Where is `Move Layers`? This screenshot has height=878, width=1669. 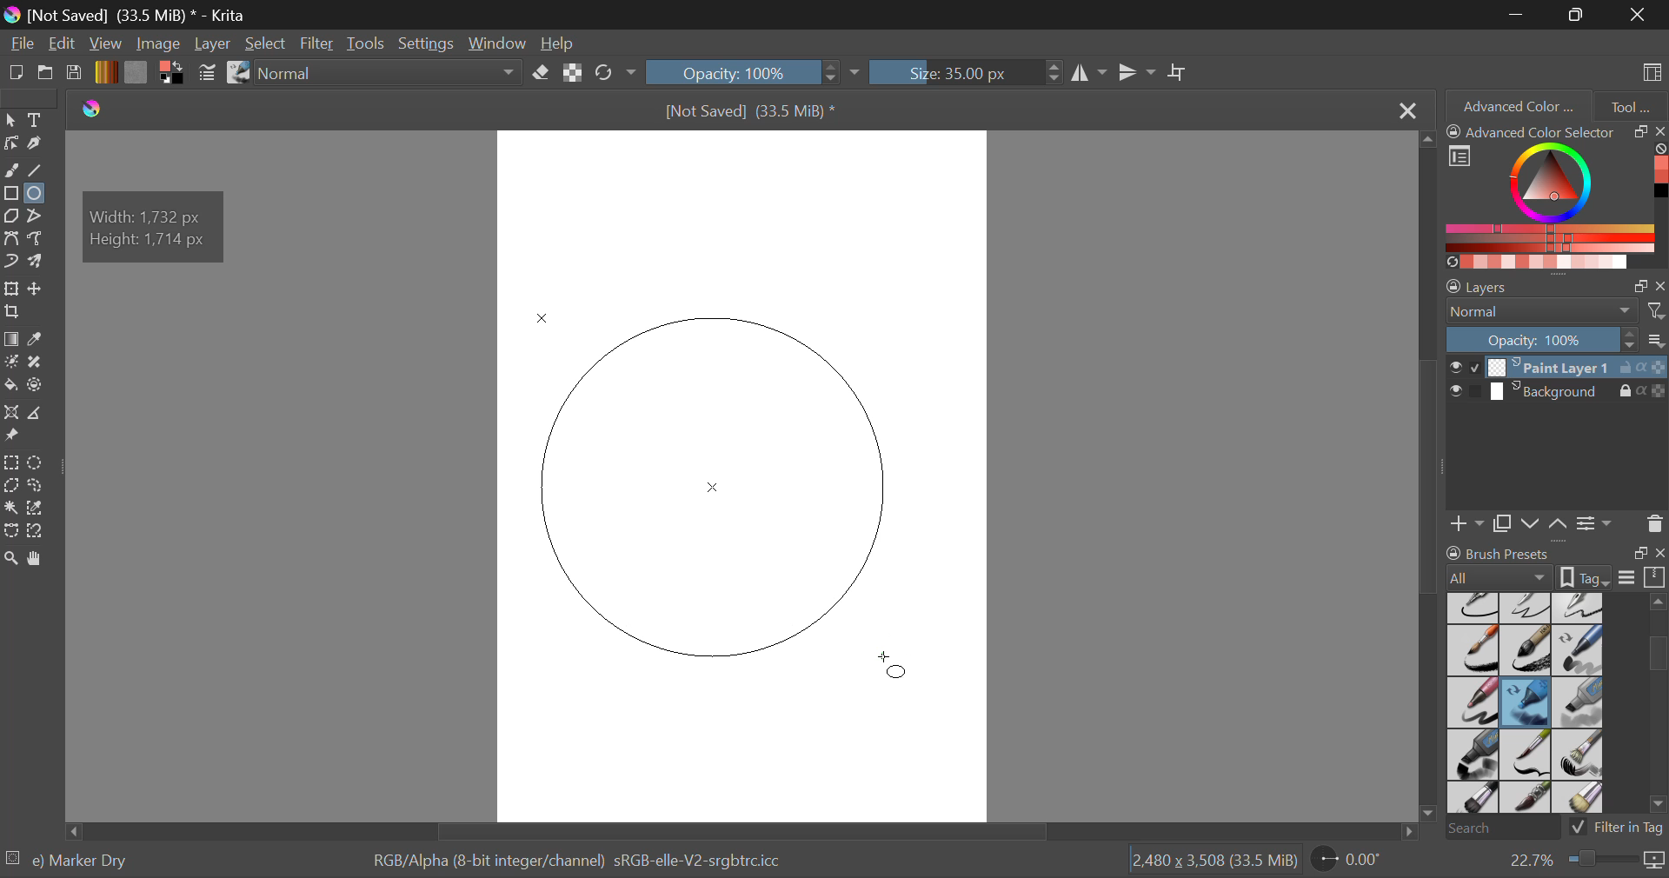 Move Layers is located at coordinates (1546, 522).